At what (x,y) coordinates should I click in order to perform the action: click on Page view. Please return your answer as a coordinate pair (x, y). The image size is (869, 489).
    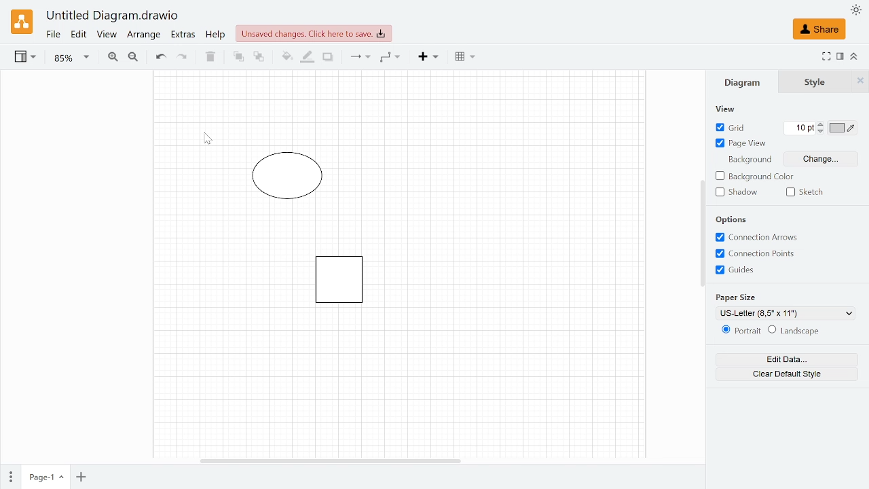
    Looking at the image, I should click on (740, 144).